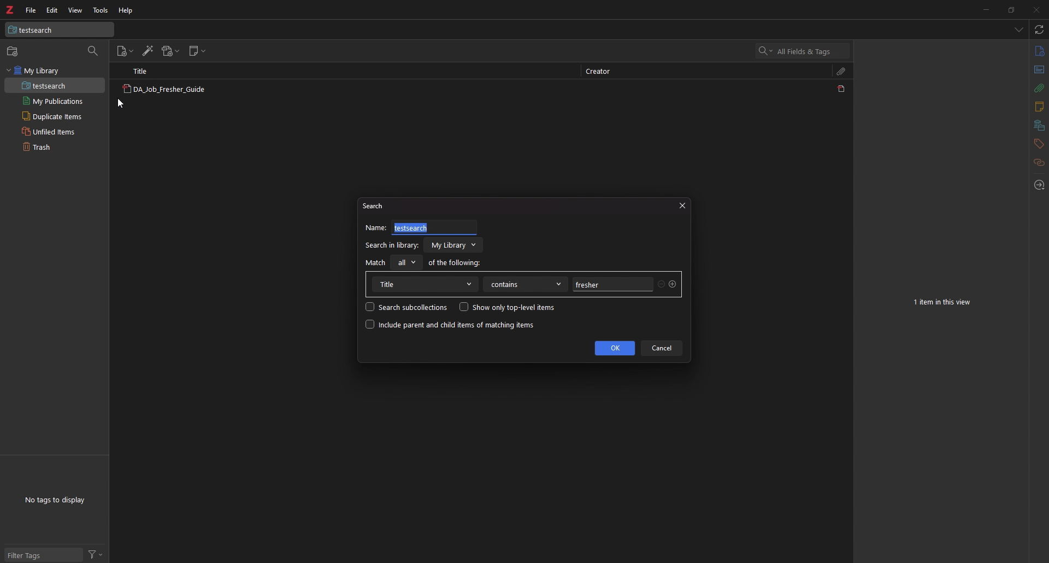  Describe the element at coordinates (435, 228) in the screenshot. I see `testsearch` at that location.